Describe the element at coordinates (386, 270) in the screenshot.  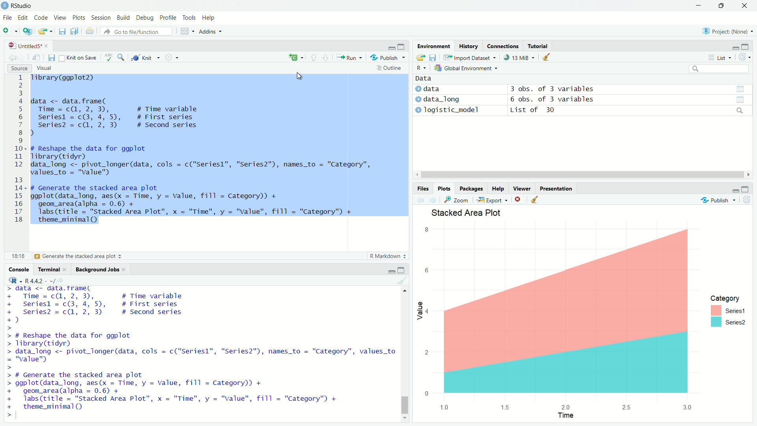
I see `minimise` at that location.